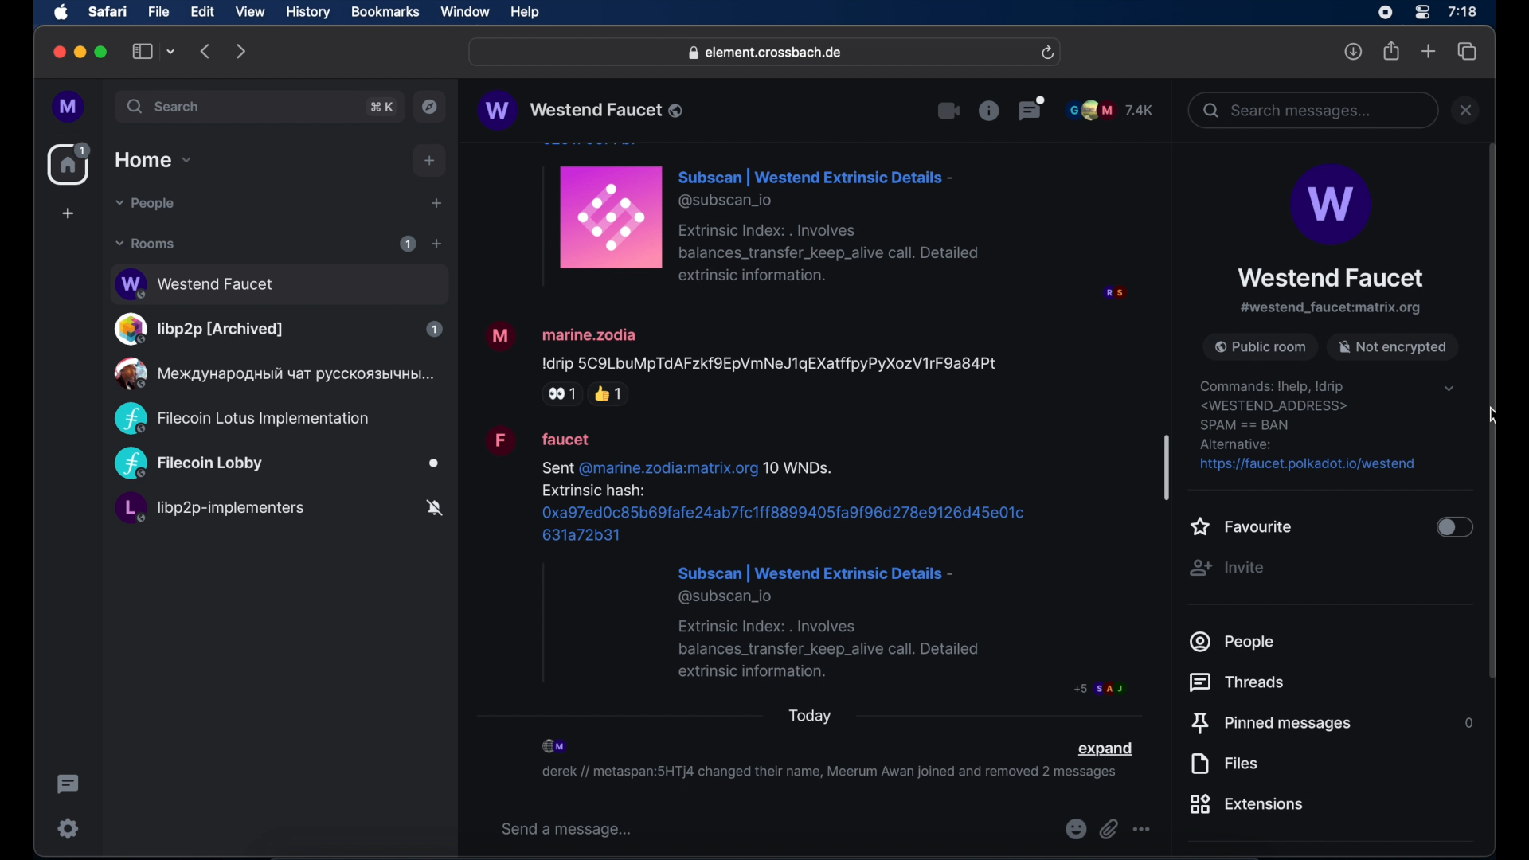 The image size is (1529, 860). What do you see at coordinates (1421, 13) in the screenshot?
I see `control center` at bounding box center [1421, 13].